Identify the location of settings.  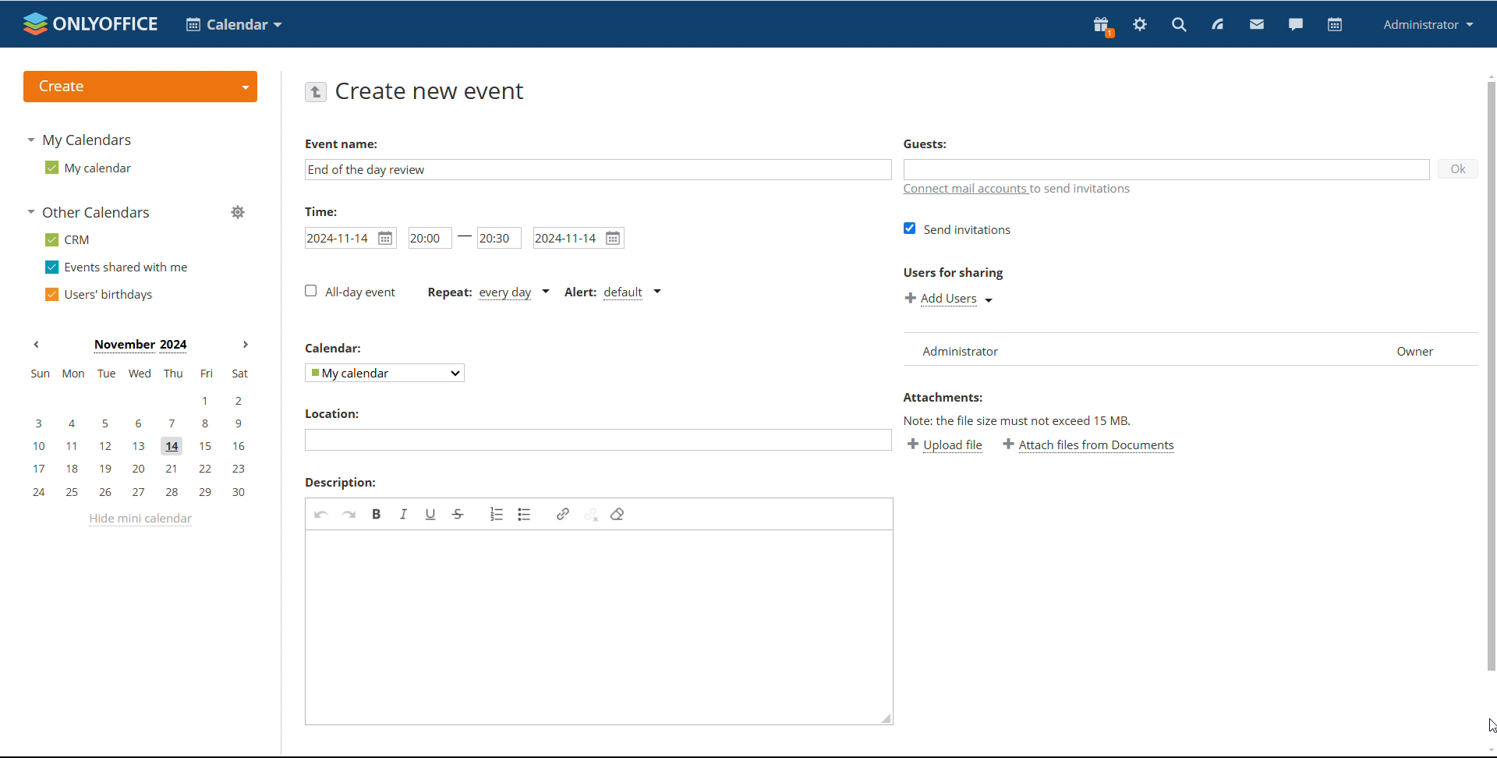
(1139, 27).